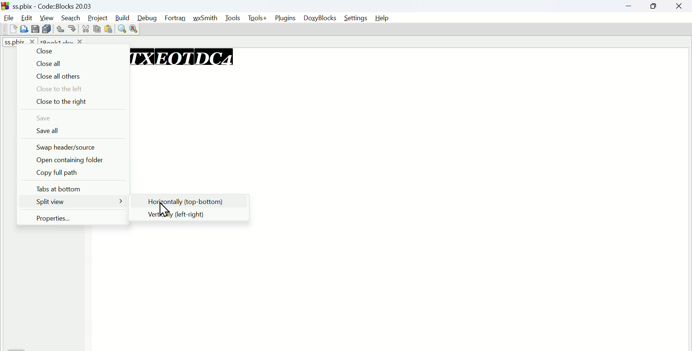 This screenshot has height=351, width=692. Describe the element at coordinates (73, 28) in the screenshot. I see `redo` at that location.